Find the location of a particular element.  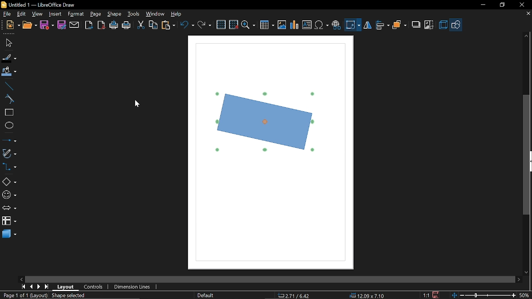

Save is located at coordinates (47, 25).